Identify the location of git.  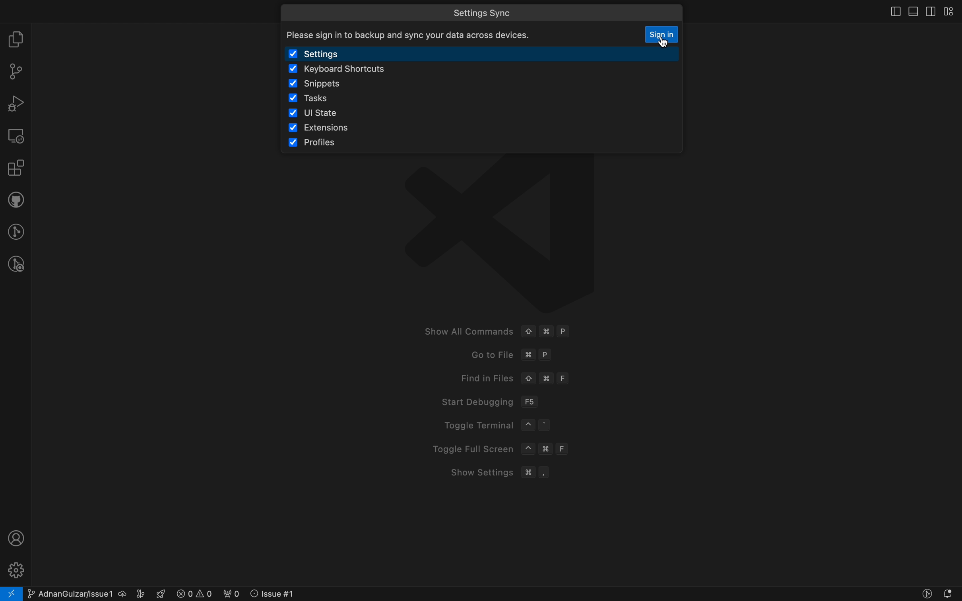
(16, 71).